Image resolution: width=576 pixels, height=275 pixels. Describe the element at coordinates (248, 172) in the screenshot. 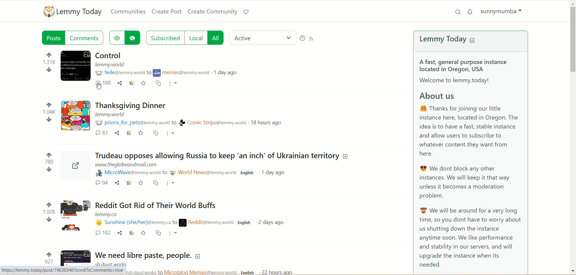

I see `English` at that location.